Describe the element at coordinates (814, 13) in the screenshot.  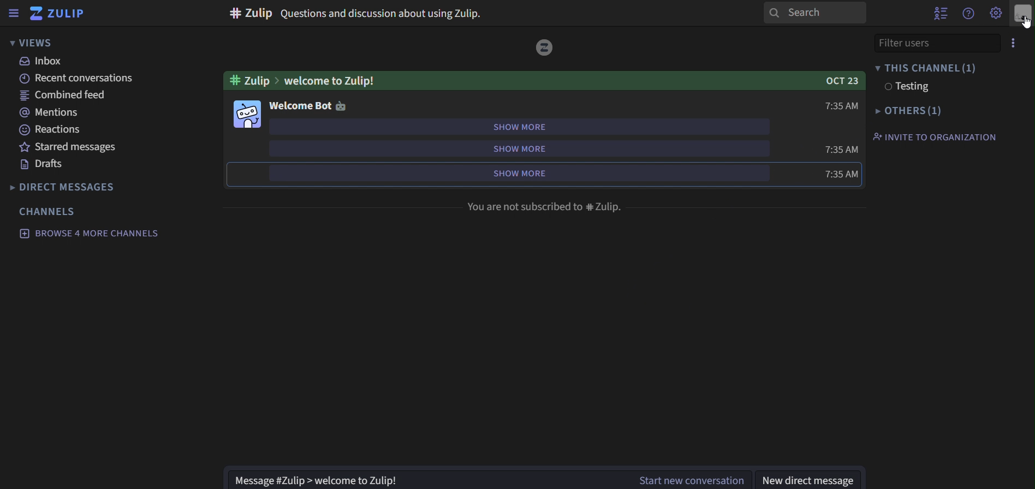
I see `search` at that location.